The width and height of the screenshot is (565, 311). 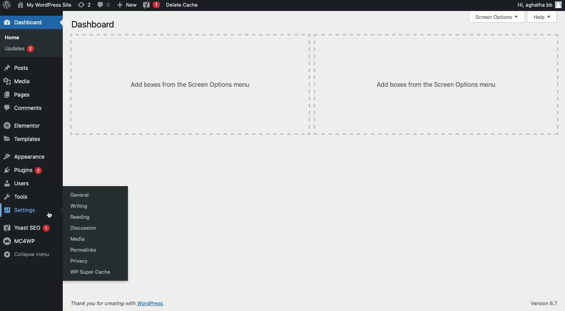 What do you see at coordinates (78, 195) in the screenshot?
I see `General` at bounding box center [78, 195].